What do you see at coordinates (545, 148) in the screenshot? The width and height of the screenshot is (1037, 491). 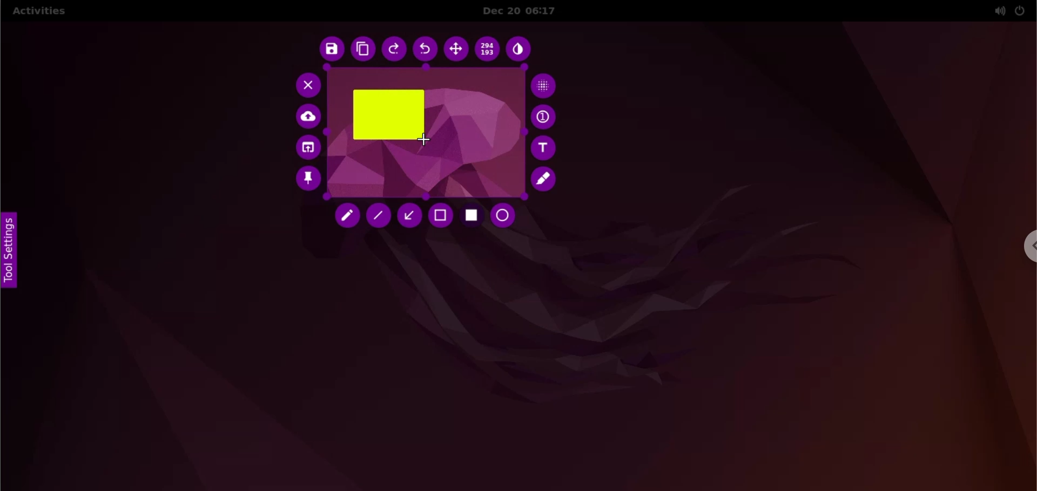 I see `add text` at bounding box center [545, 148].